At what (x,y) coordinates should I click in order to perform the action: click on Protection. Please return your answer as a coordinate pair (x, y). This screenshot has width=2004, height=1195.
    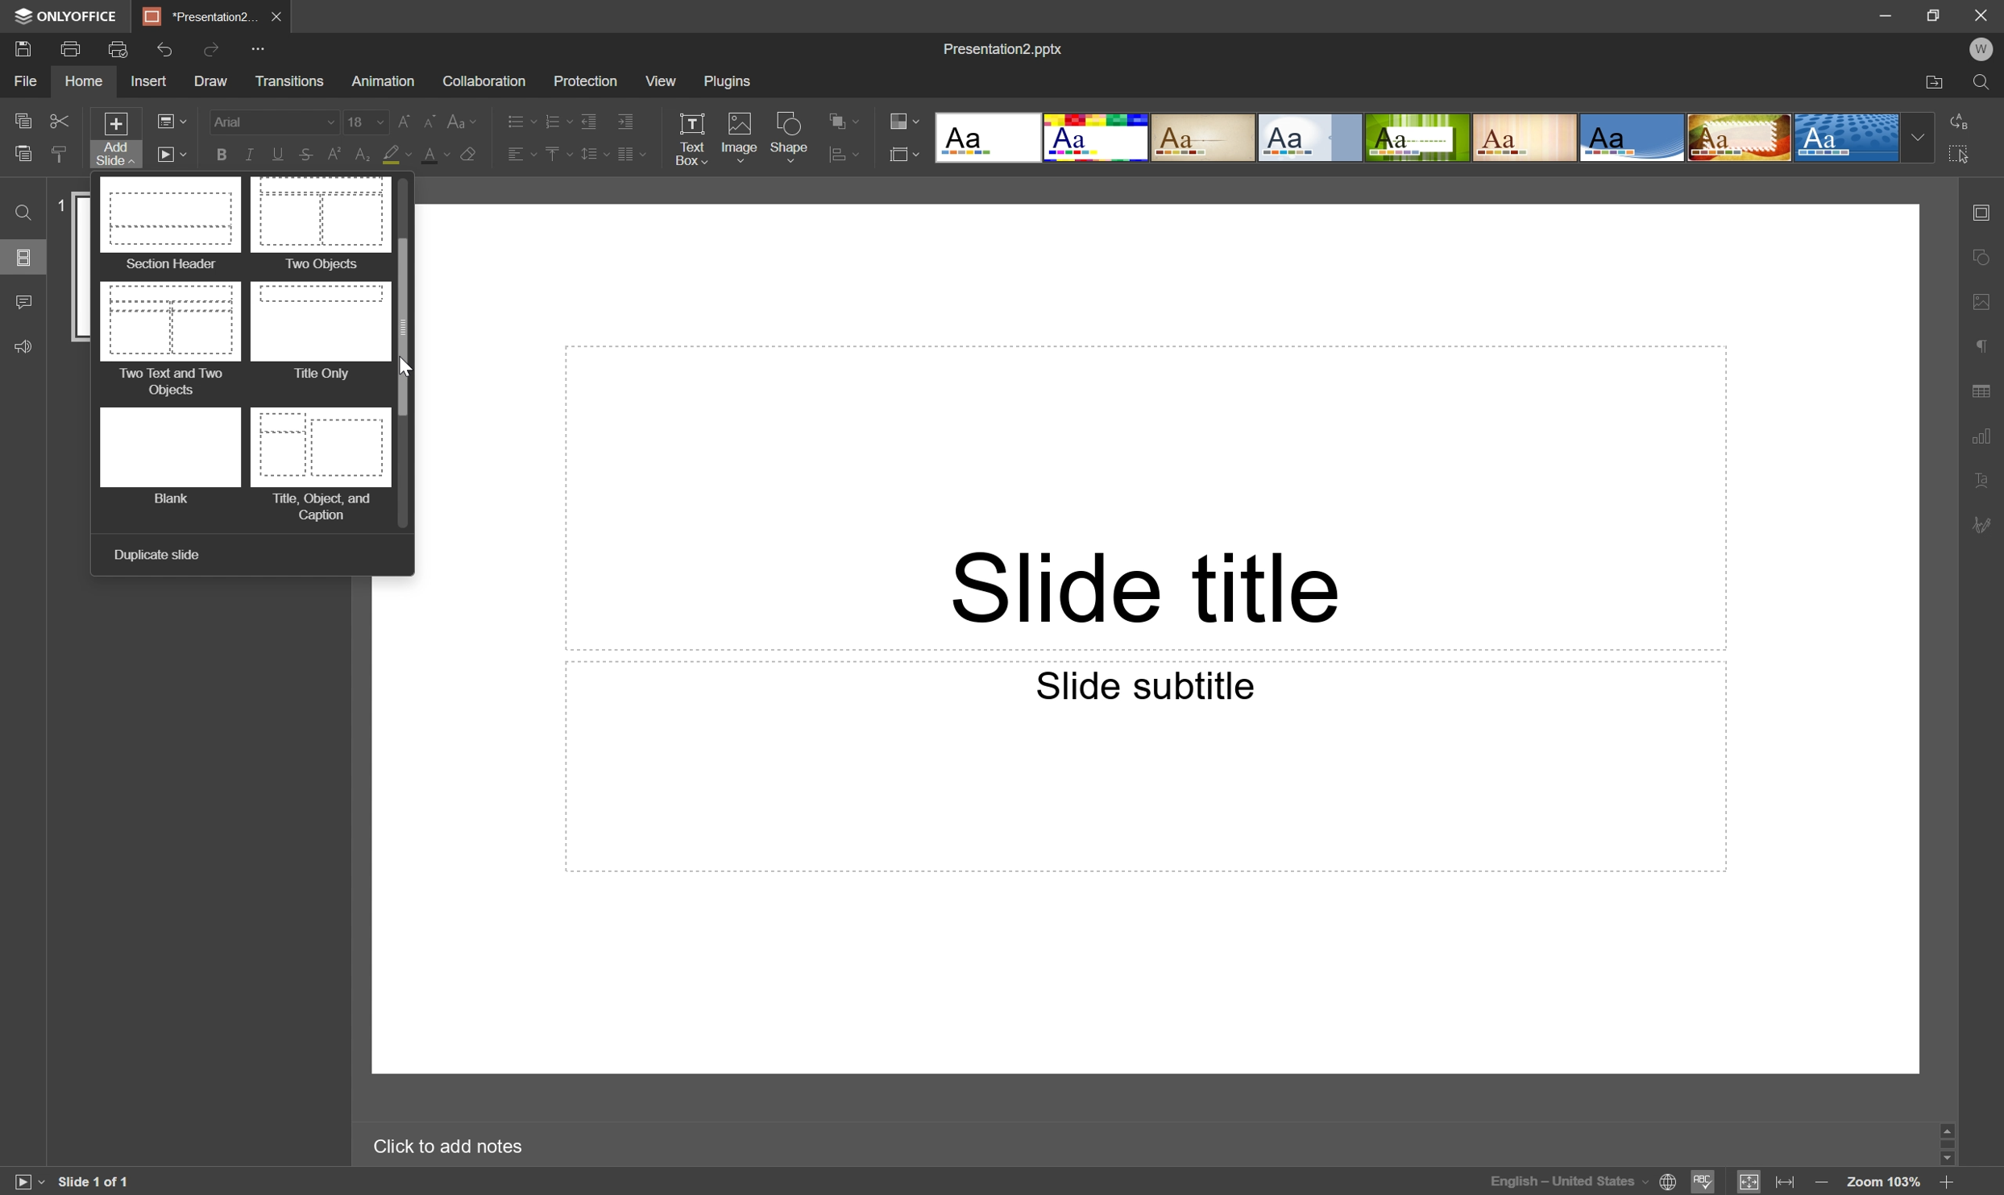
    Looking at the image, I should click on (583, 80).